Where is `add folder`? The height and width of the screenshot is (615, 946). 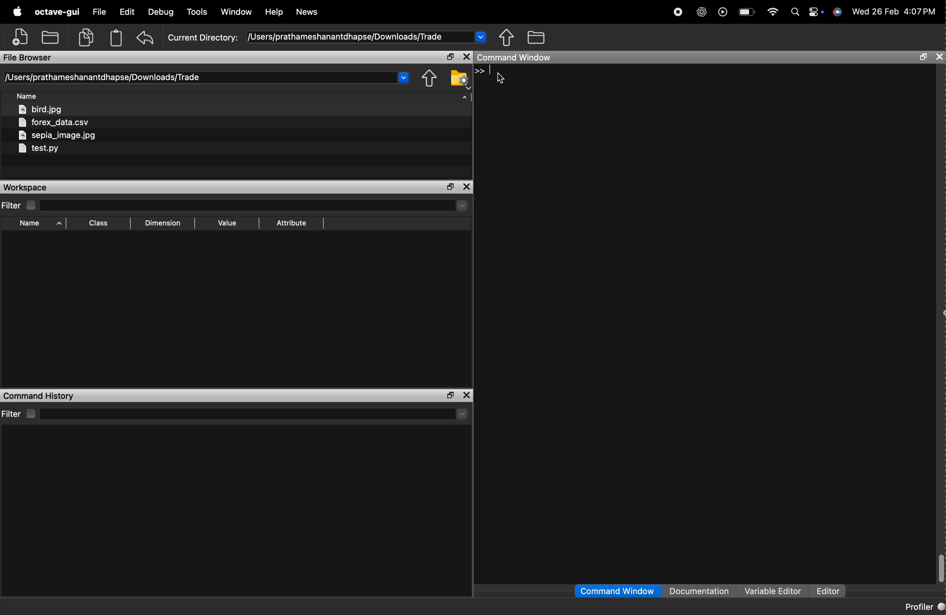
add folder is located at coordinates (50, 38).